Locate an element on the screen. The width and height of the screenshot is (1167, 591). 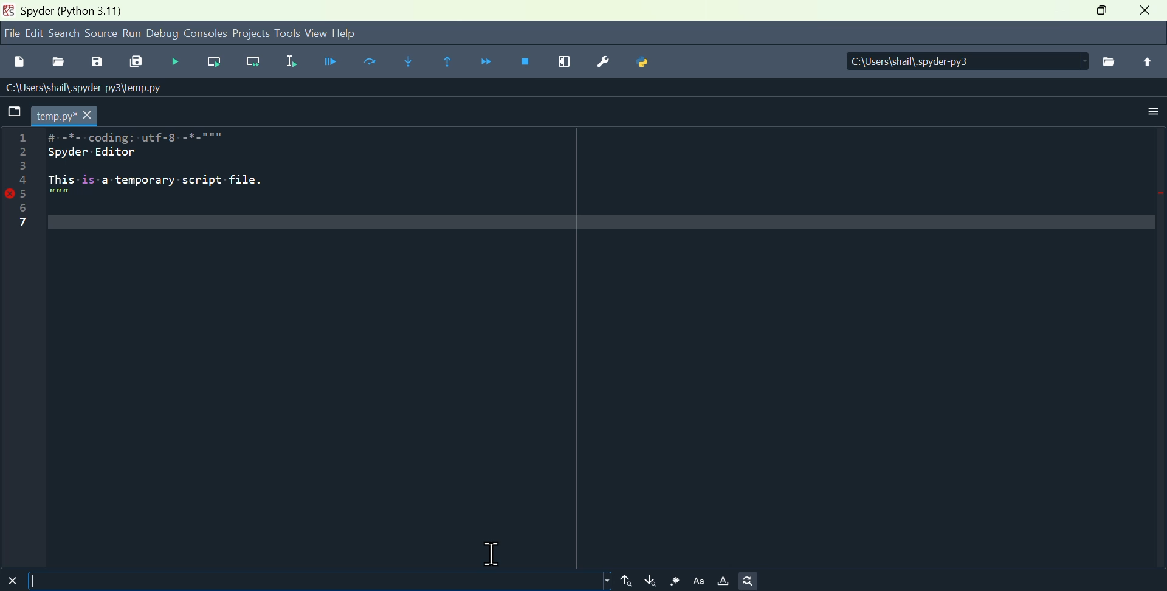
Find Previous is located at coordinates (625, 581).